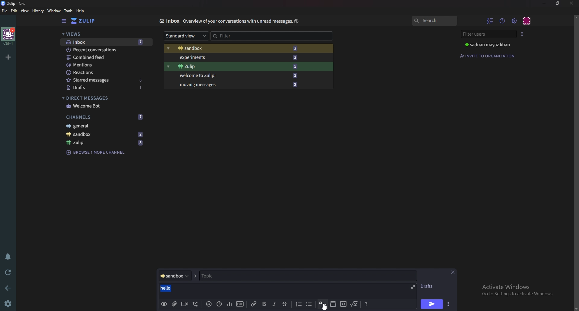 The image size is (579, 311). I want to click on send, so click(432, 304).